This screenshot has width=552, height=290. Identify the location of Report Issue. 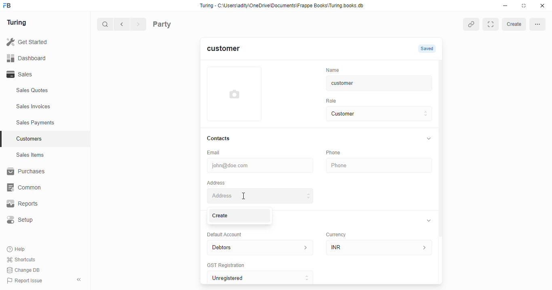
(26, 280).